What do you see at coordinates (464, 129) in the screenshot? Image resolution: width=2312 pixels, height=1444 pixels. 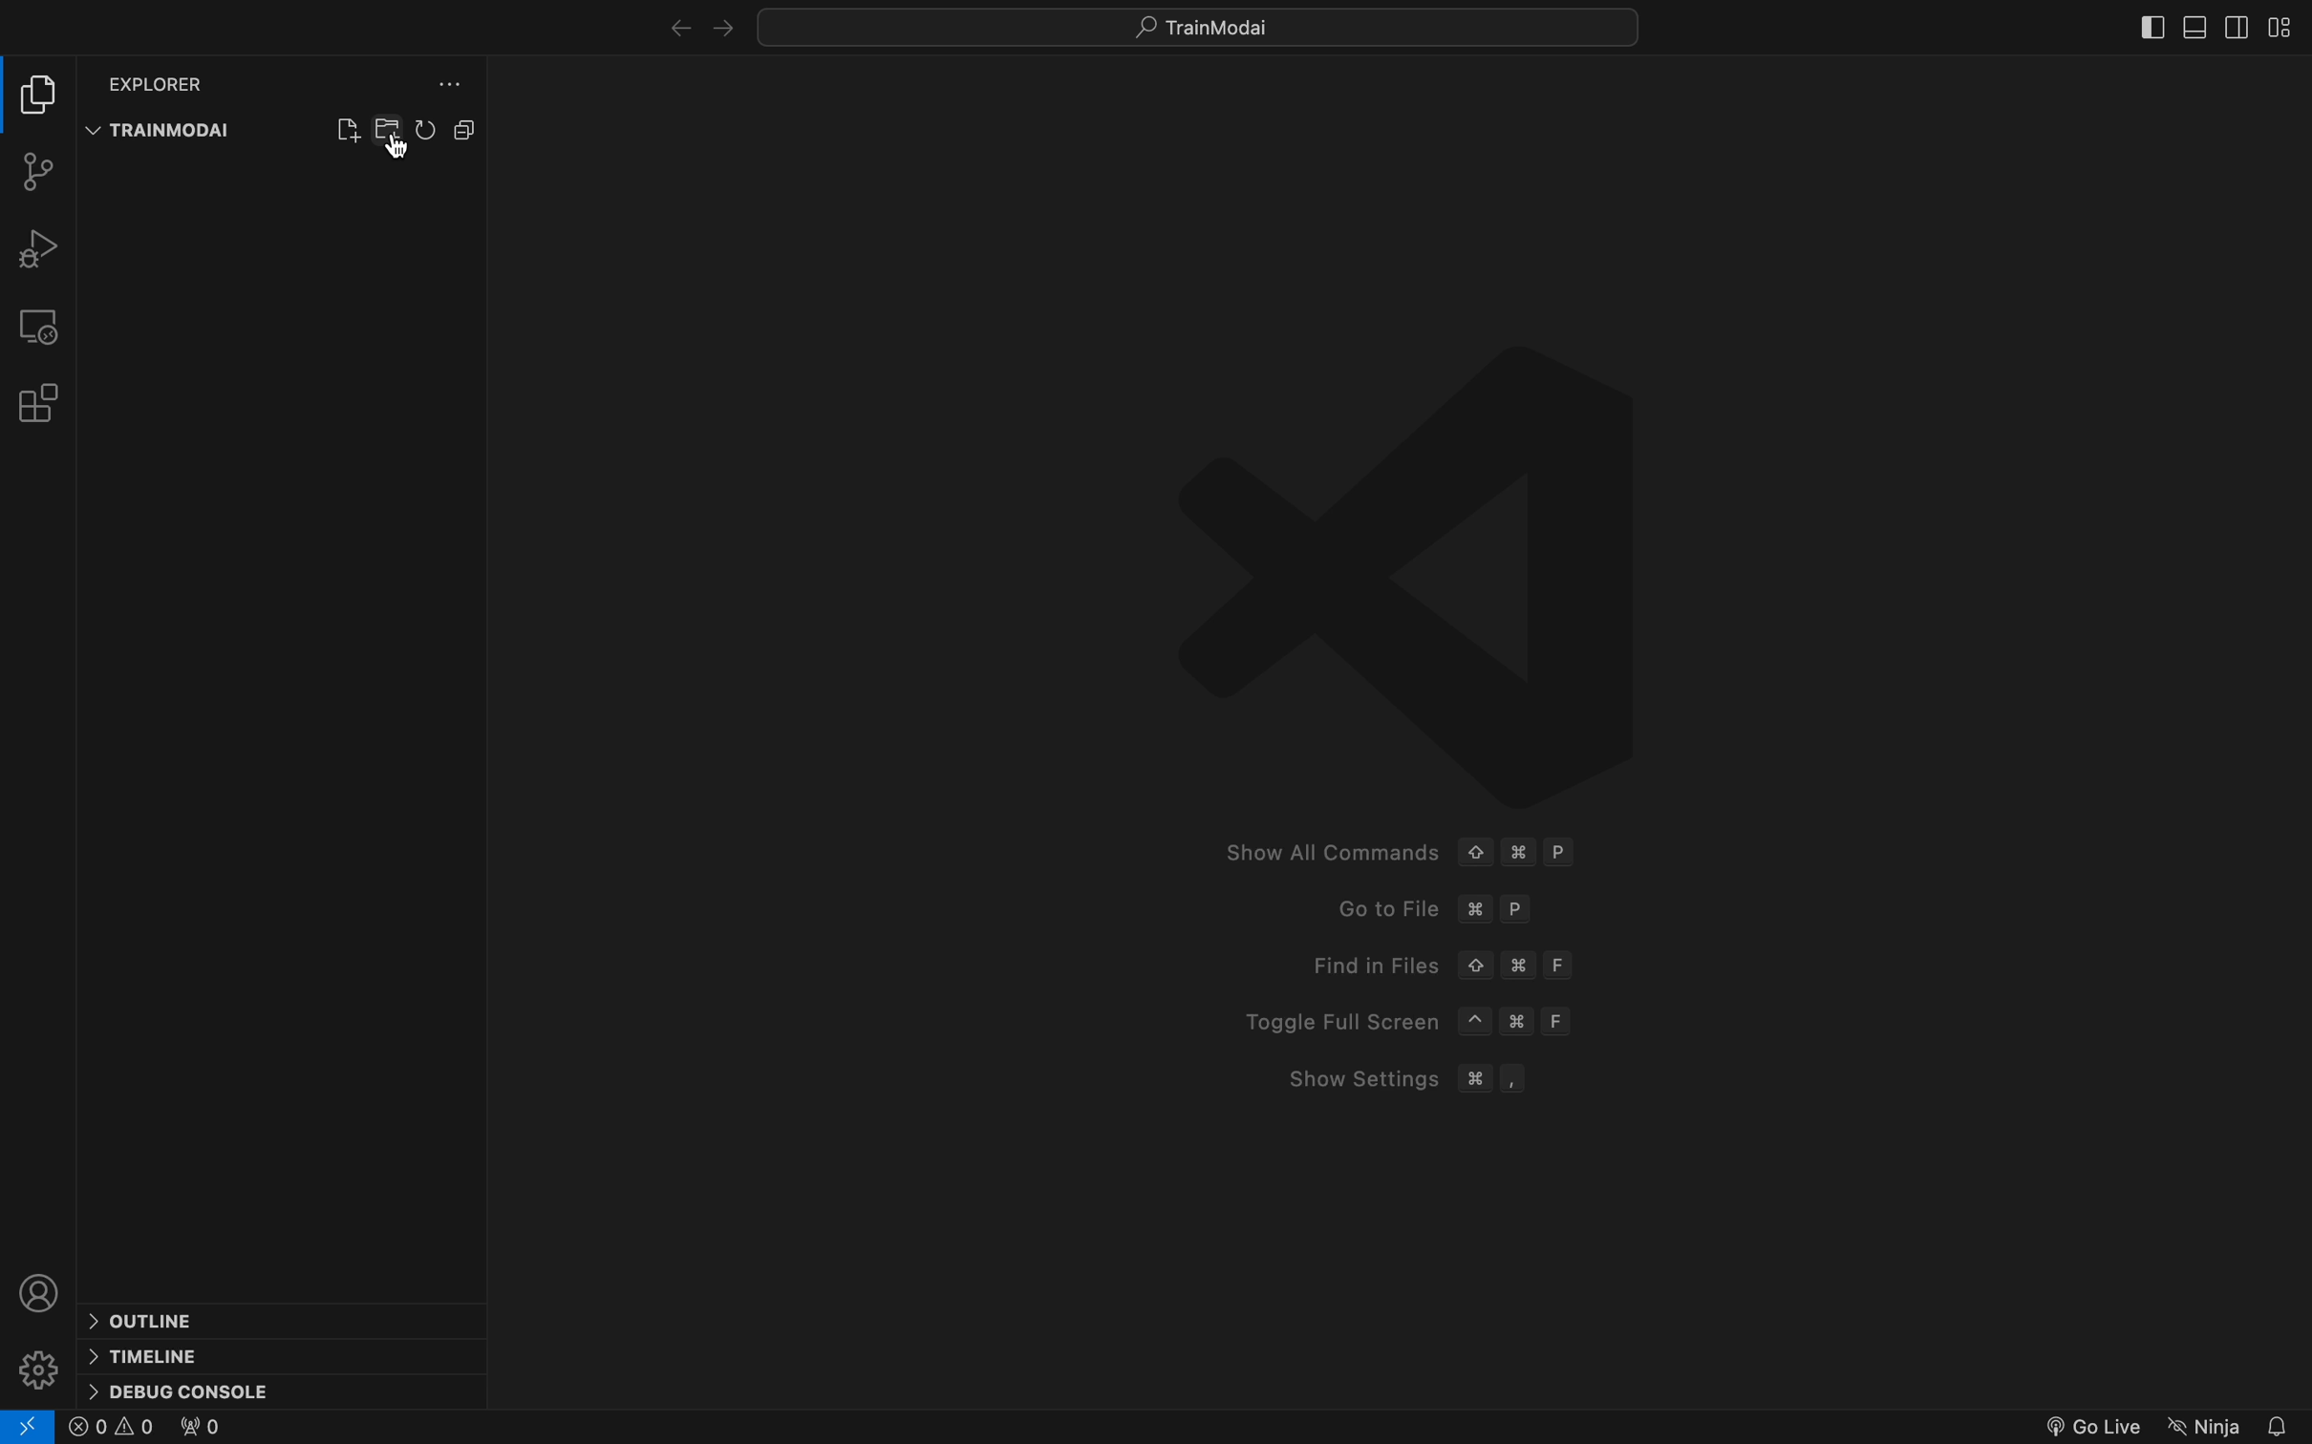 I see `hide folder content` at bounding box center [464, 129].